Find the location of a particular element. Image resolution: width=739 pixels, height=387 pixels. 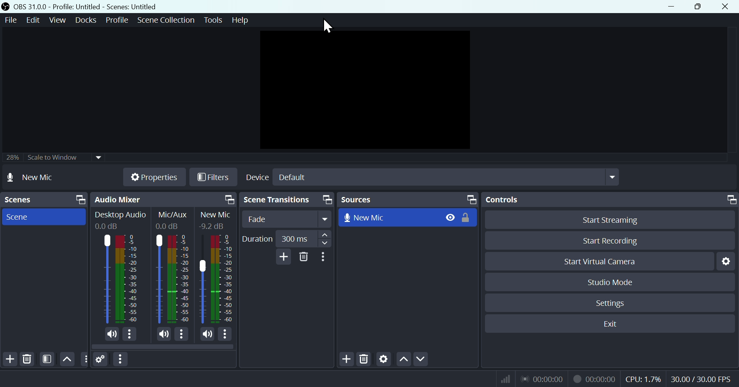

Recording Status is located at coordinates (595, 379).